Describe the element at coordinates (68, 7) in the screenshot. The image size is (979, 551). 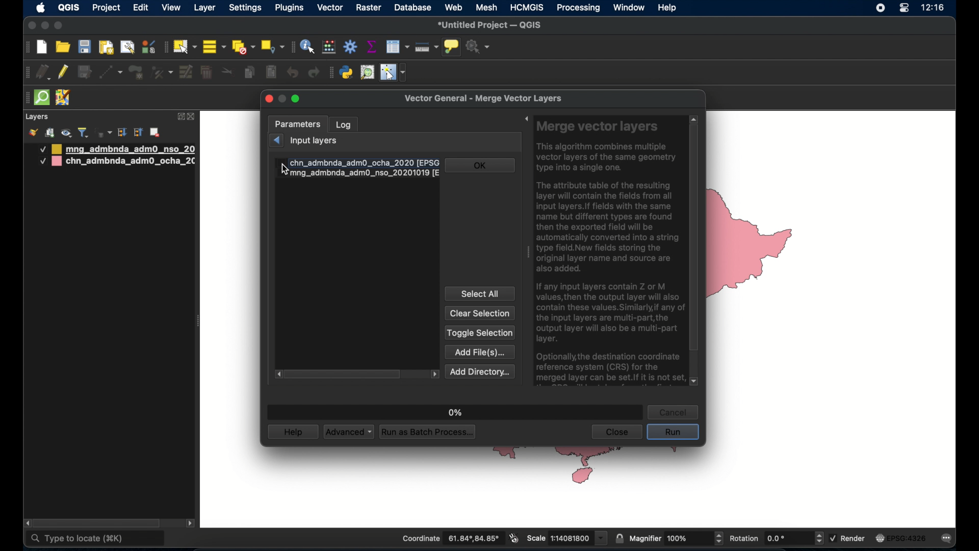
I see `QGIS` at that location.